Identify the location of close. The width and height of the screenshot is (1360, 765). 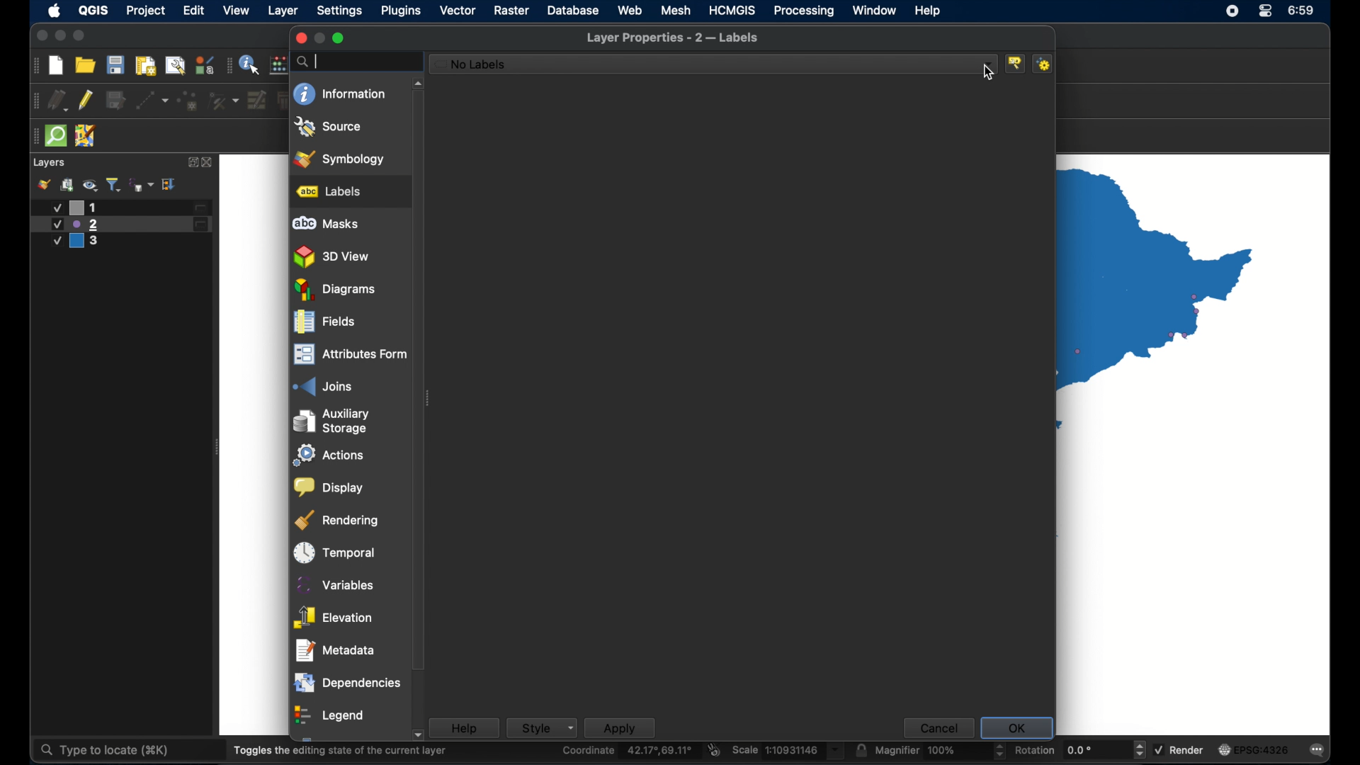
(40, 36).